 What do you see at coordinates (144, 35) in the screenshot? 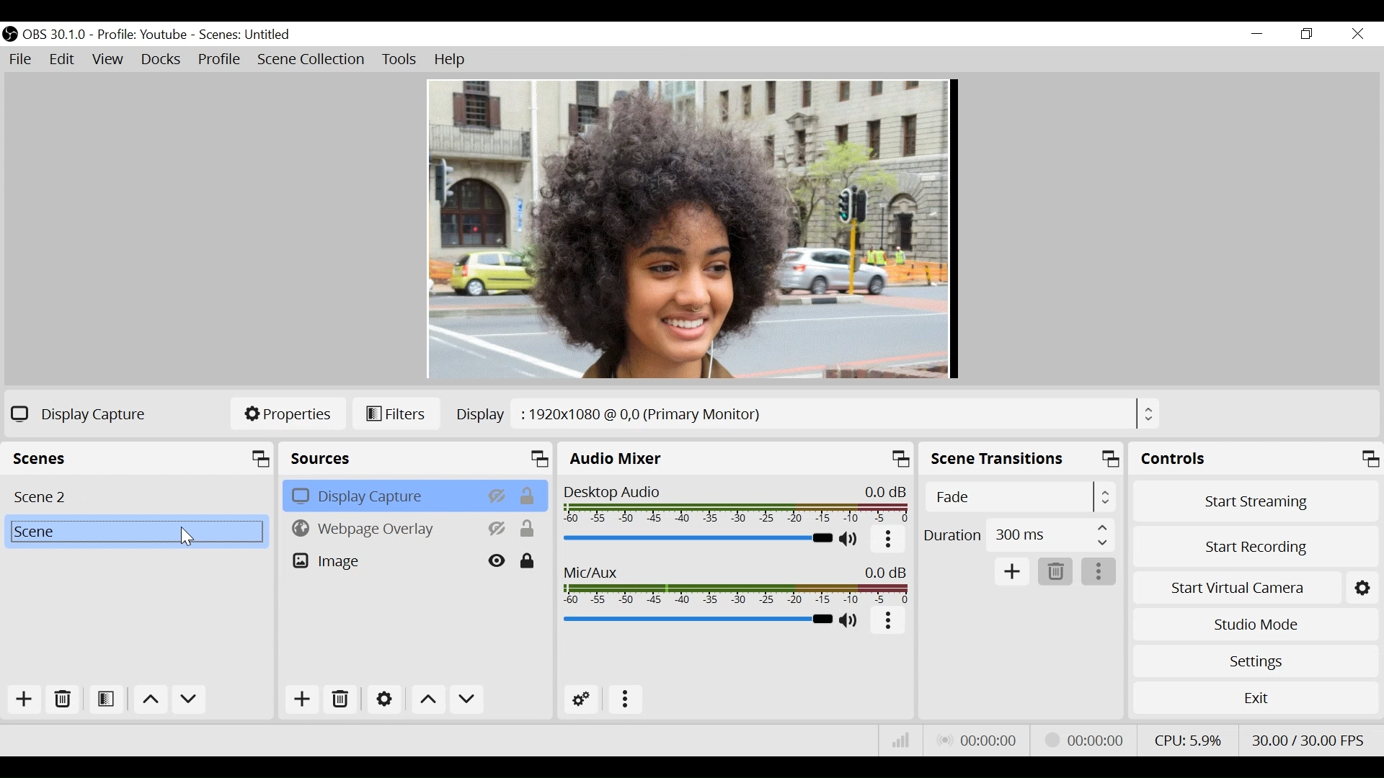
I see `Profile` at bounding box center [144, 35].